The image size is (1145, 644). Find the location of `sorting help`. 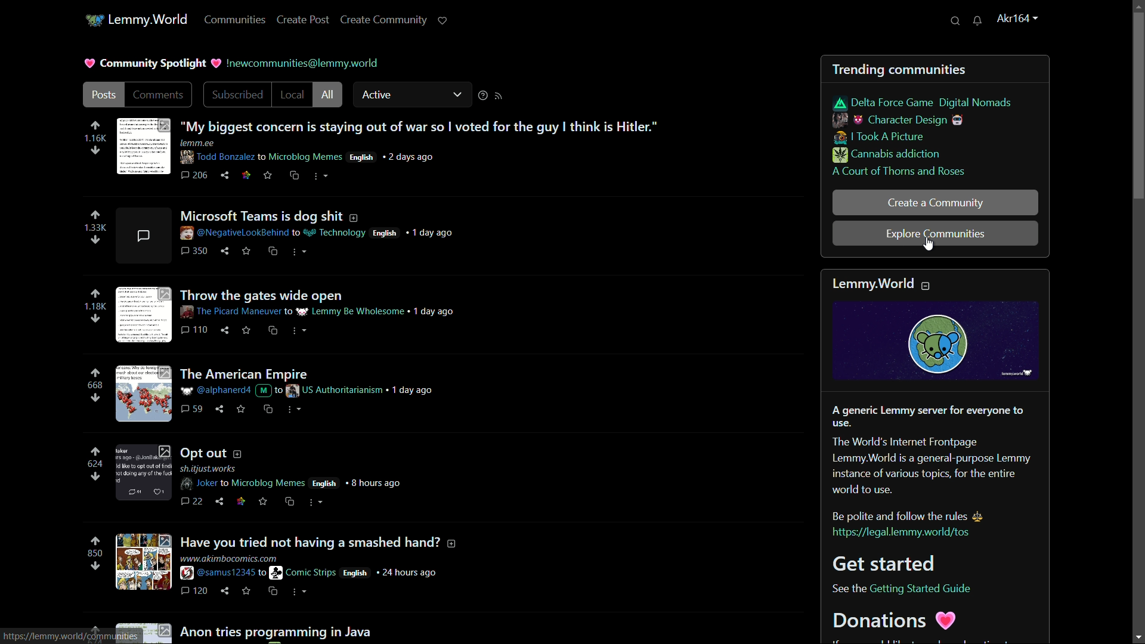

sorting help is located at coordinates (481, 95).